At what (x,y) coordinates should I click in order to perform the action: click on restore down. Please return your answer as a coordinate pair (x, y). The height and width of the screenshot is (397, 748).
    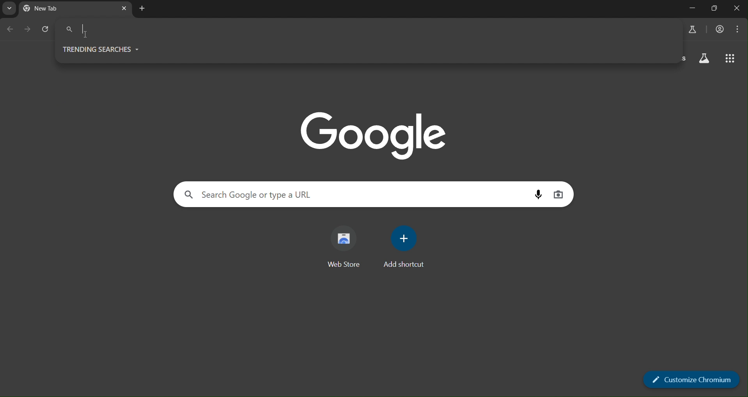
    Looking at the image, I should click on (713, 9).